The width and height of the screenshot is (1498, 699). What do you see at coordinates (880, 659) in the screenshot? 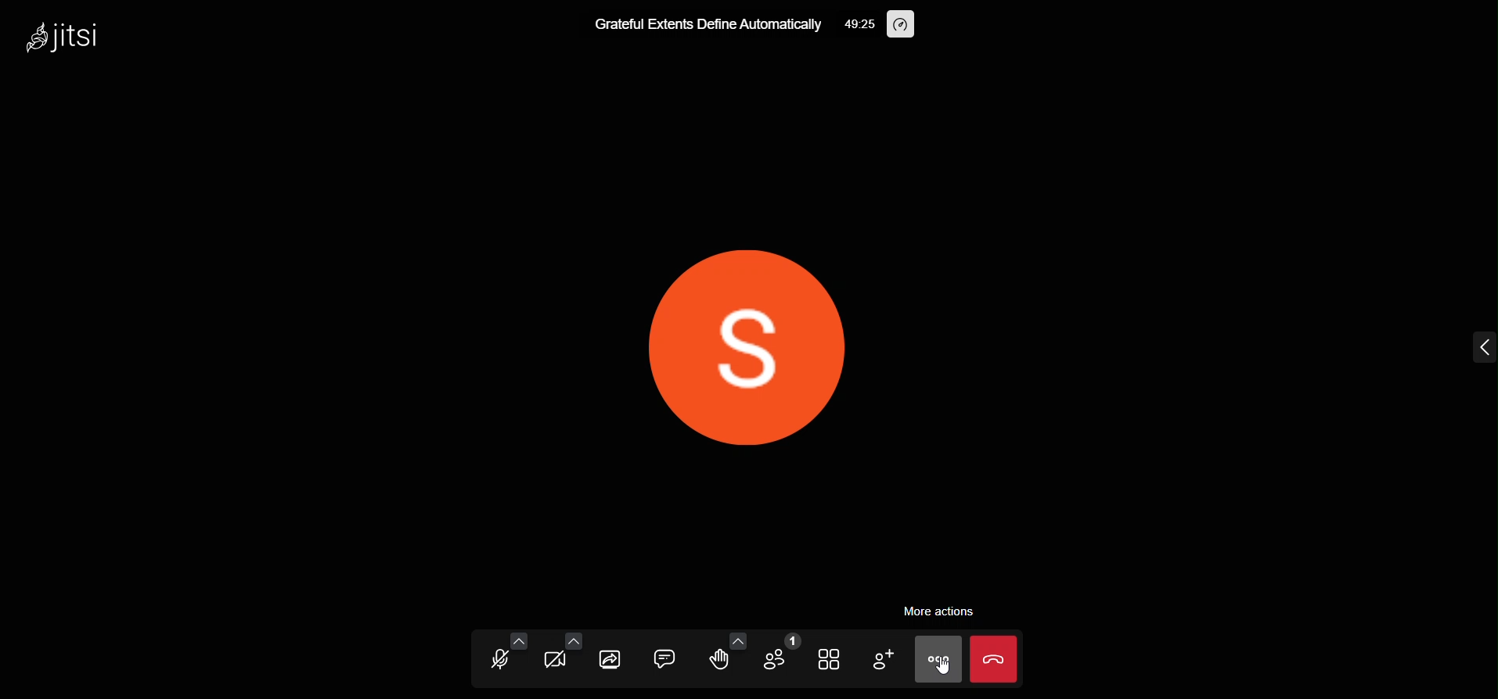
I see `invite people` at bounding box center [880, 659].